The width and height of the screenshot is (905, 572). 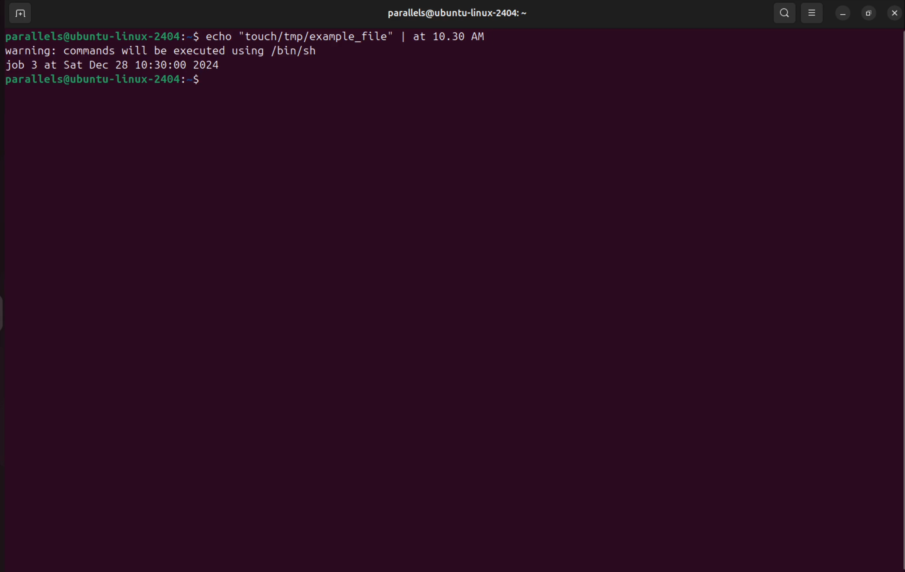 What do you see at coordinates (869, 13) in the screenshot?
I see `resize` at bounding box center [869, 13].